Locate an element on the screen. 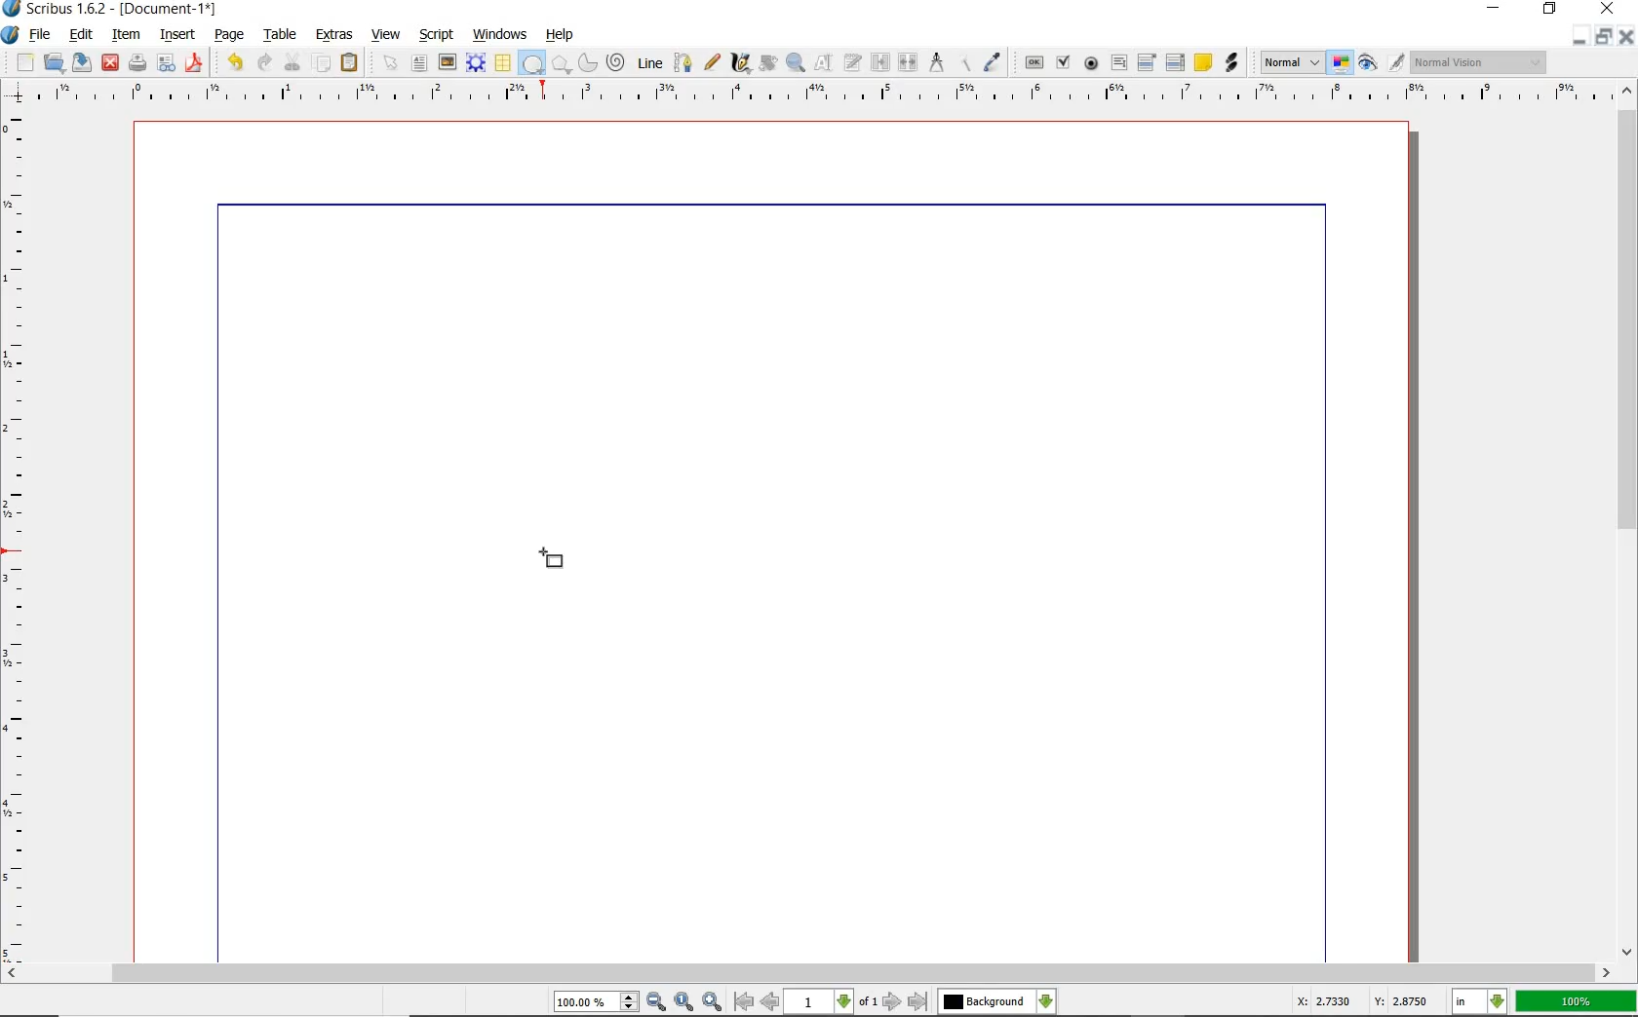  last is located at coordinates (916, 1002).